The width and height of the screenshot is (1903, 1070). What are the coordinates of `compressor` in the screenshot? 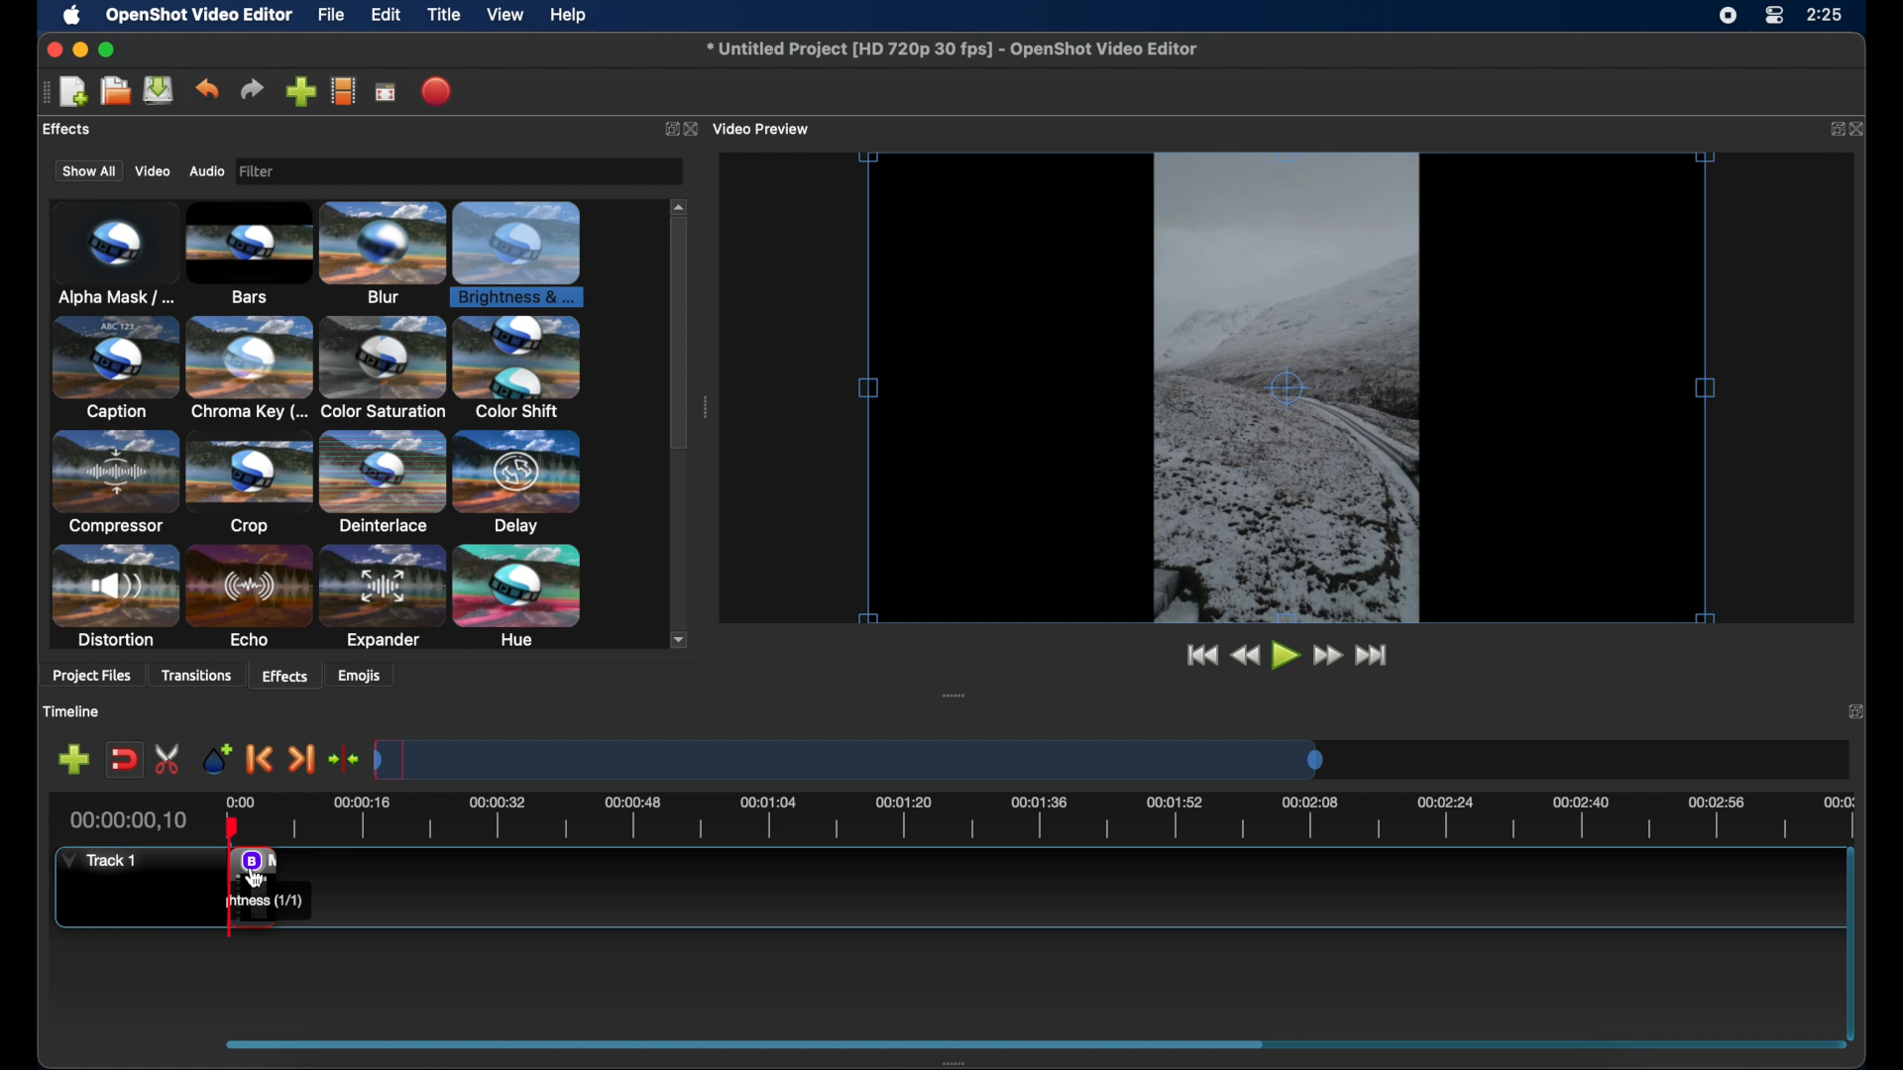 It's located at (112, 482).